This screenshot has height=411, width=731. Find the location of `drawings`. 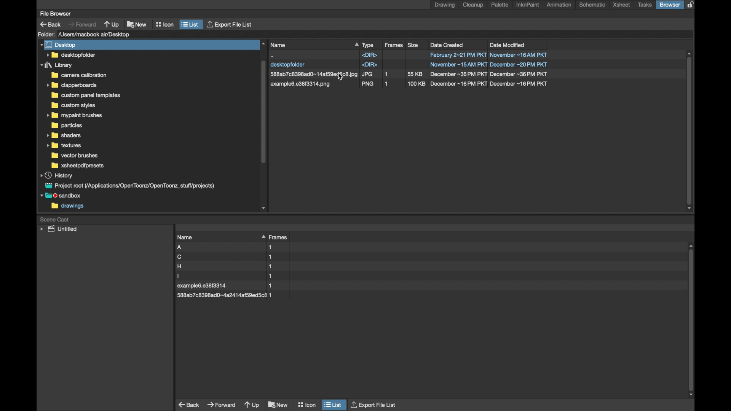

drawings is located at coordinates (68, 207).